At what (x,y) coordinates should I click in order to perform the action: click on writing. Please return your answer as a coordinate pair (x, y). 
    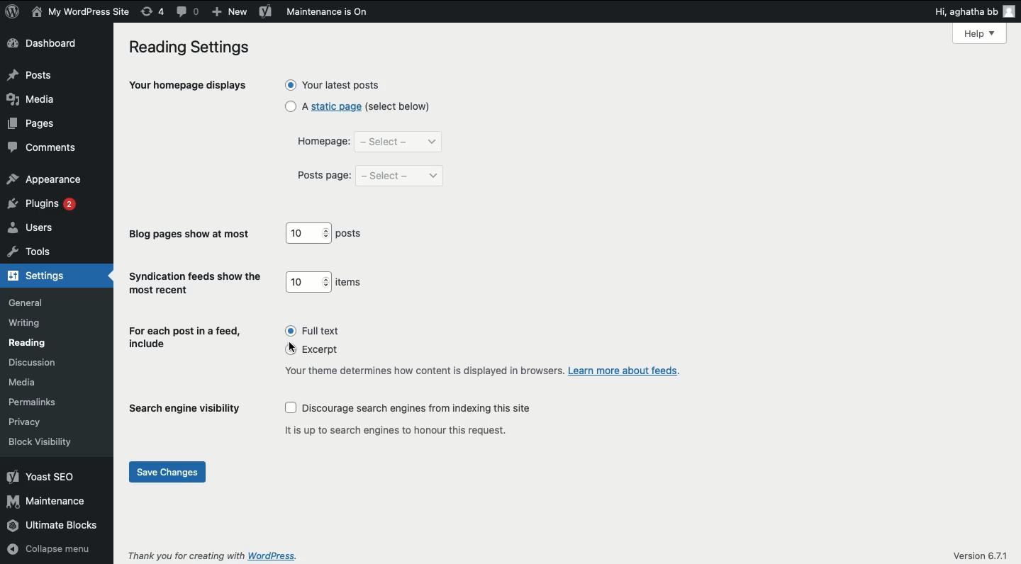
    Looking at the image, I should click on (26, 322).